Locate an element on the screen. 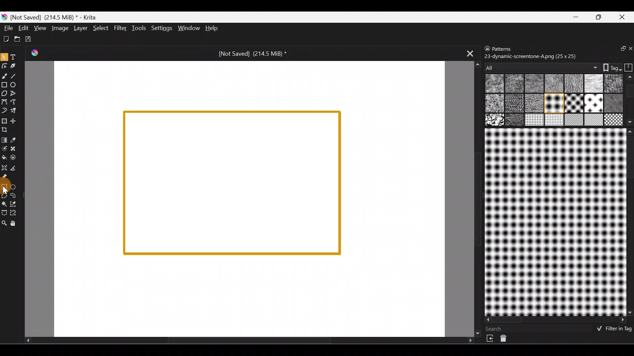  02 rough-canvas.png is located at coordinates (515, 83).